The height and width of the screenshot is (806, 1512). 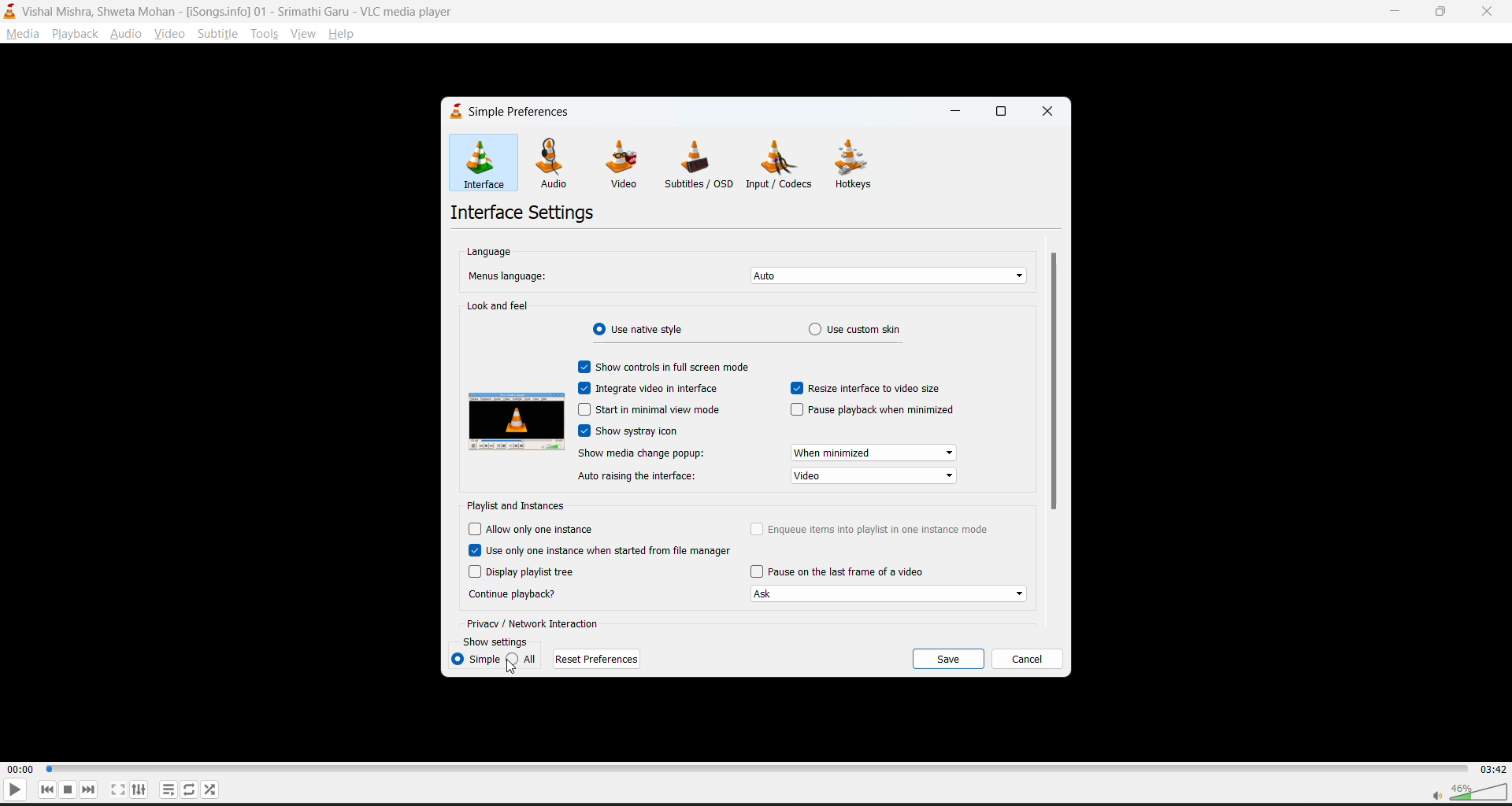 I want to click on tools, so click(x=261, y=35).